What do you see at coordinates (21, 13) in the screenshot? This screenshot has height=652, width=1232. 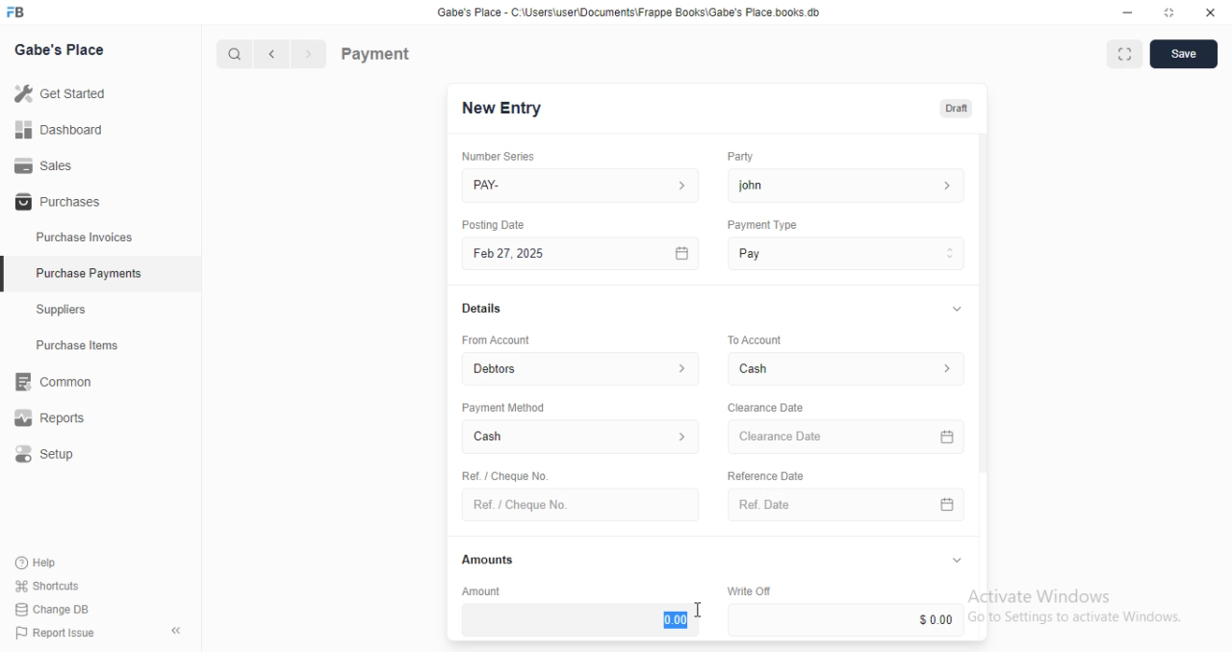 I see `logo` at bounding box center [21, 13].